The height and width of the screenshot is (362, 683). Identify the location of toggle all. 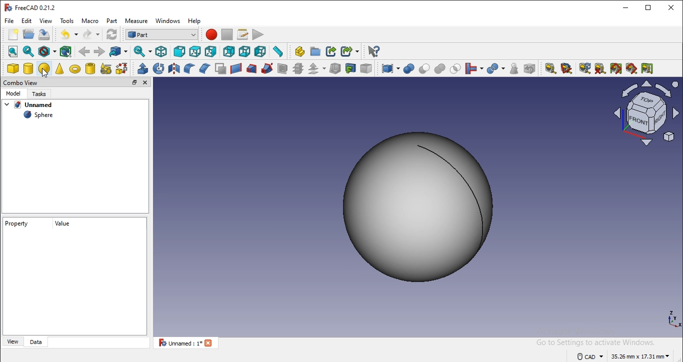
(617, 68).